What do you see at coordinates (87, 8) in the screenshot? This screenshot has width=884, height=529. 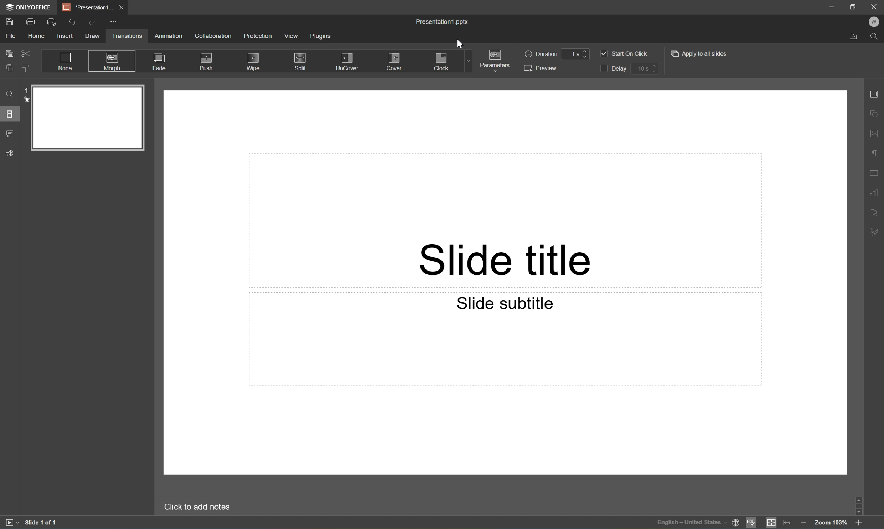 I see `*Presentation1...` at bounding box center [87, 8].